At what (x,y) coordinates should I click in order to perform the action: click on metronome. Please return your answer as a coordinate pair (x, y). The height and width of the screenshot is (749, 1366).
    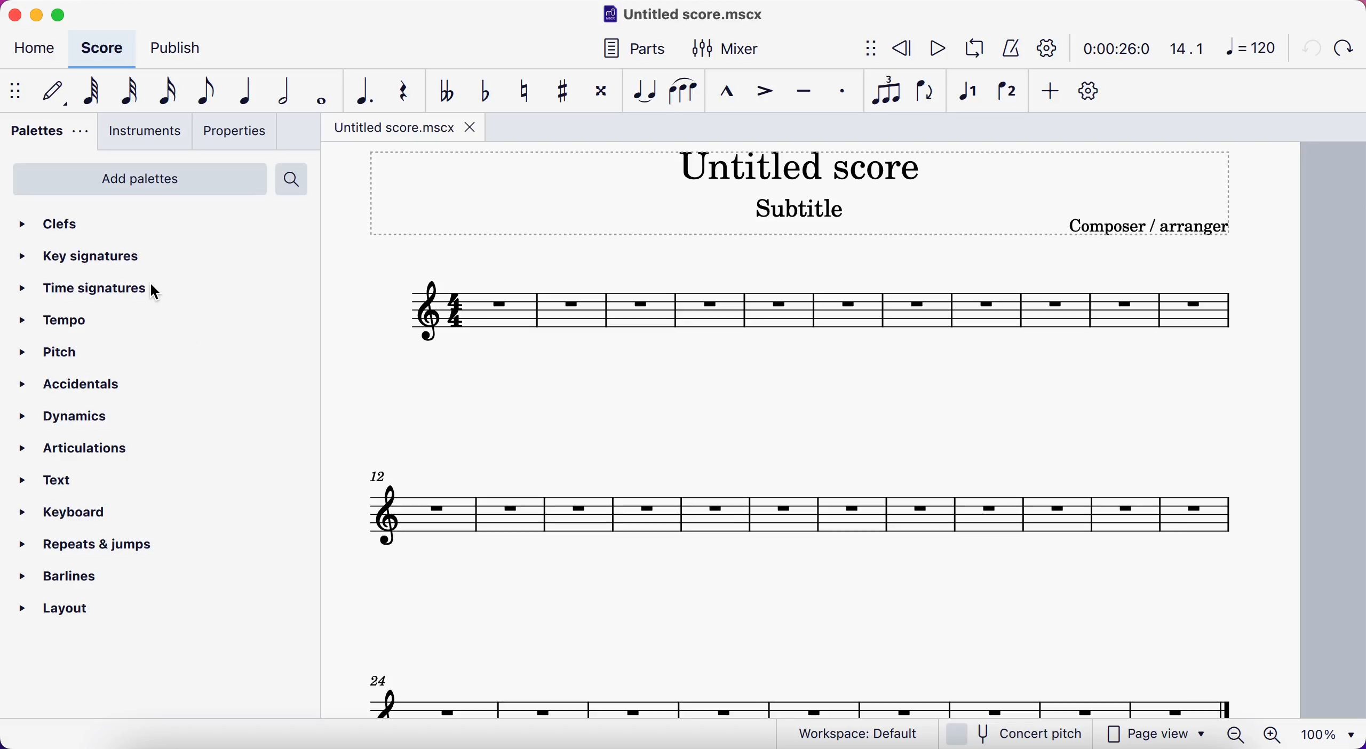
    Looking at the image, I should click on (1007, 49).